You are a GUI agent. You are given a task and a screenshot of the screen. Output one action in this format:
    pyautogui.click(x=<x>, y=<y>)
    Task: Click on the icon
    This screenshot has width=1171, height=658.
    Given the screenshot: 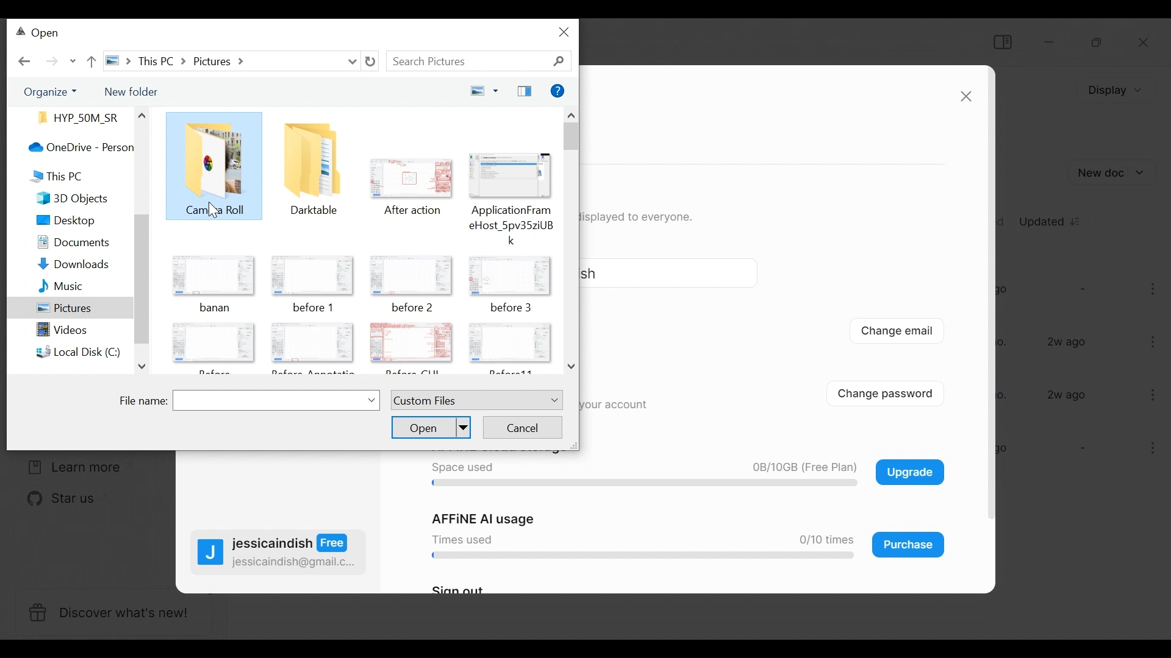 What is the action you would take?
    pyautogui.click(x=311, y=158)
    